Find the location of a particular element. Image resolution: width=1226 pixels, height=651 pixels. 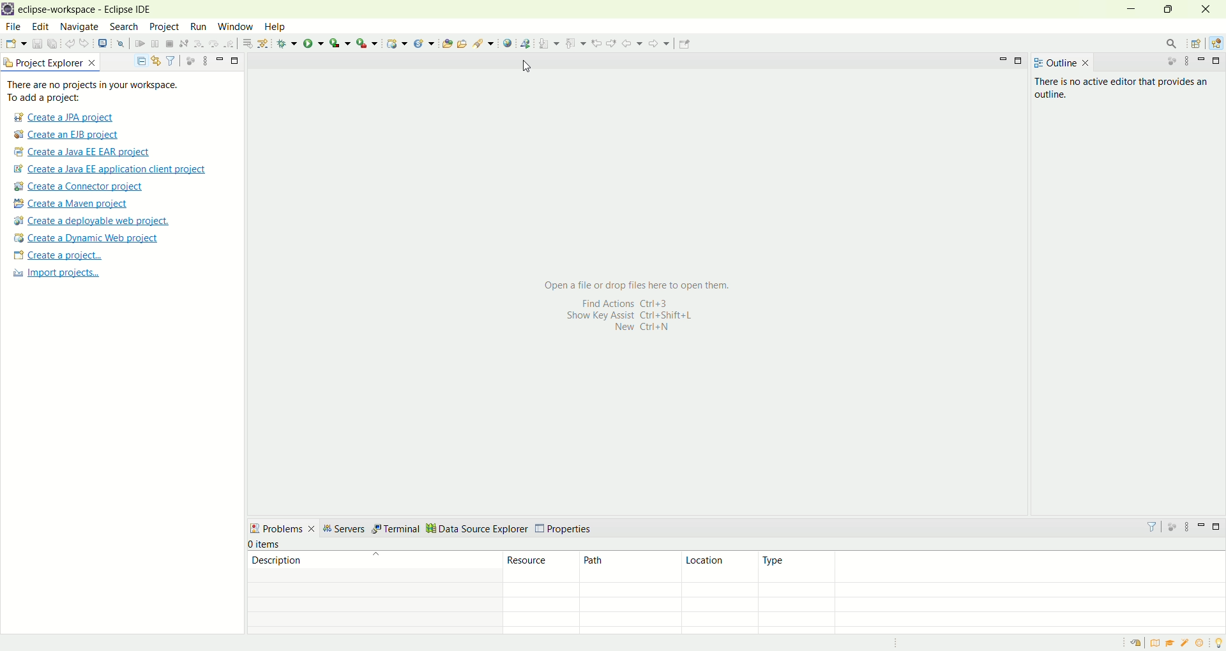

next annotation is located at coordinates (549, 43).